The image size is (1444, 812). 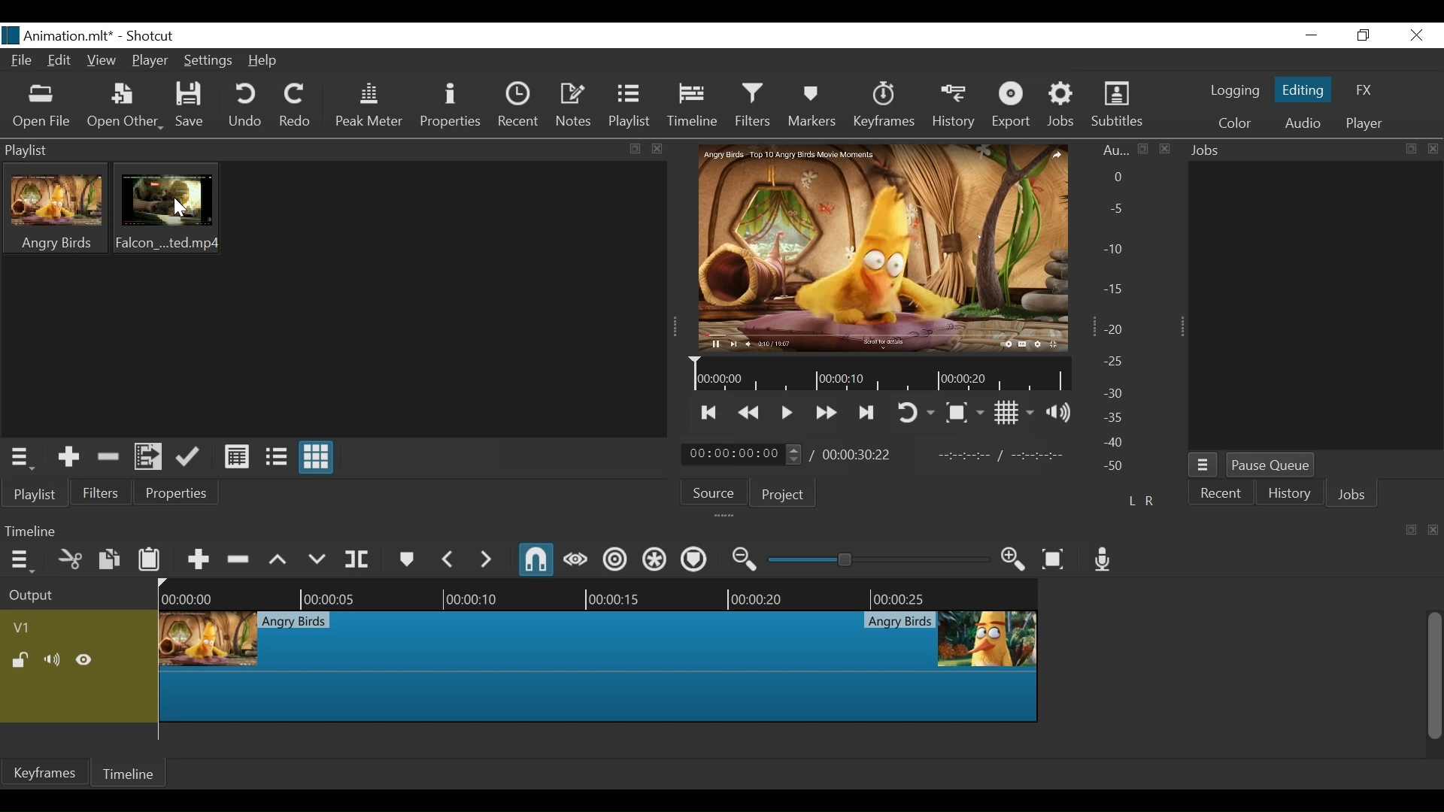 I want to click on Zoom timeline out, so click(x=745, y=559).